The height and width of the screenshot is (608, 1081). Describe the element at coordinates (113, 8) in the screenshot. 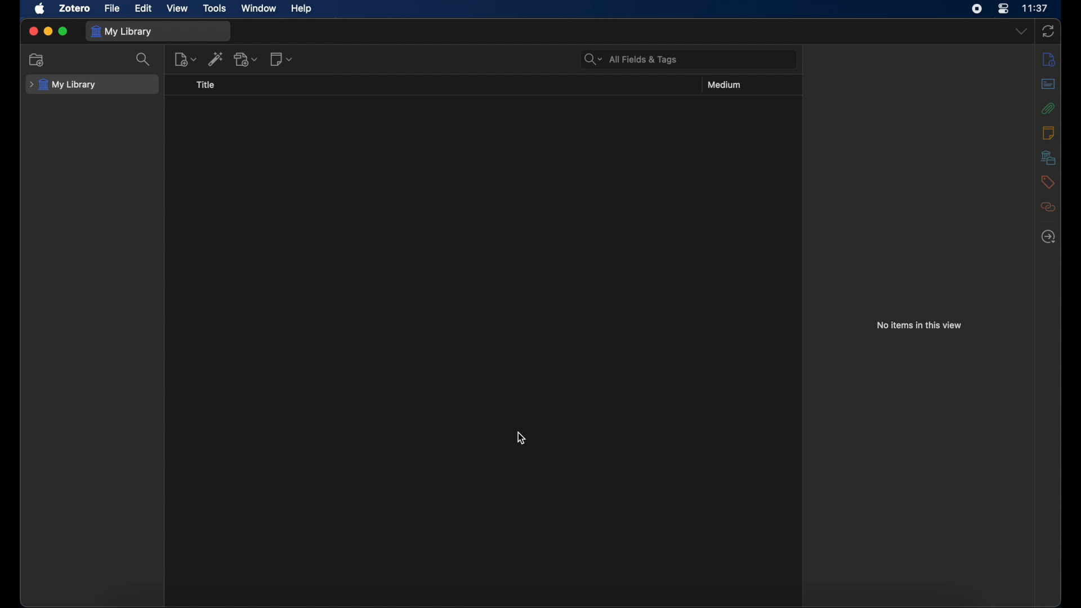

I see `file` at that location.